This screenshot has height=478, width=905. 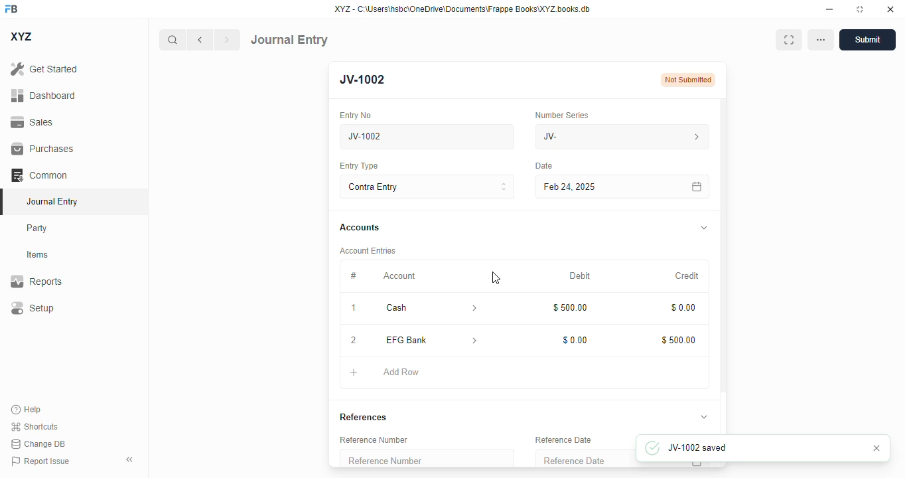 I want to click on date, so click(x=544, y=166).